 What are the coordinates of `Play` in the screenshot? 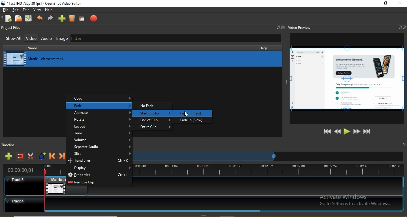 It's located at (347, 131).